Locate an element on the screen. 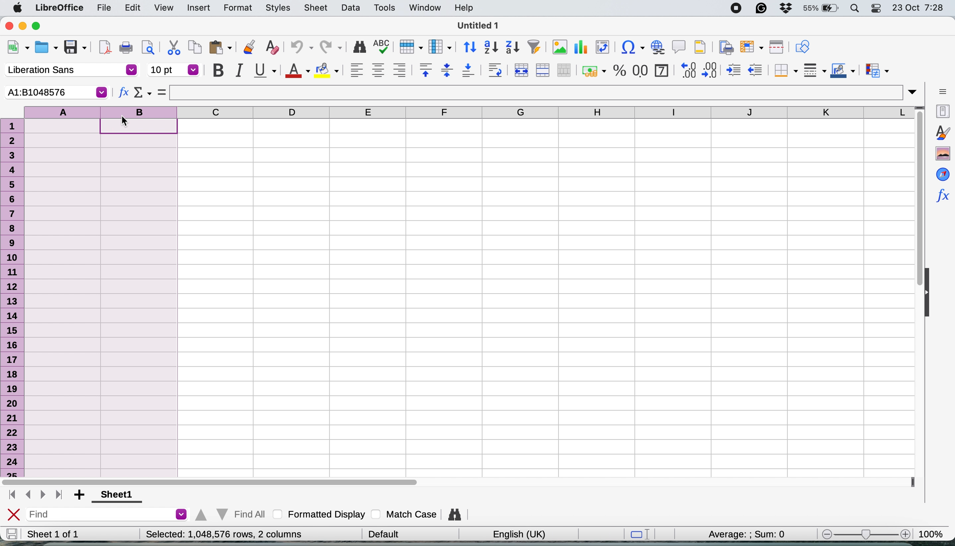 This screenshot has height=546, width=955. vertical scroll bar is located at coordinates (918, 195).